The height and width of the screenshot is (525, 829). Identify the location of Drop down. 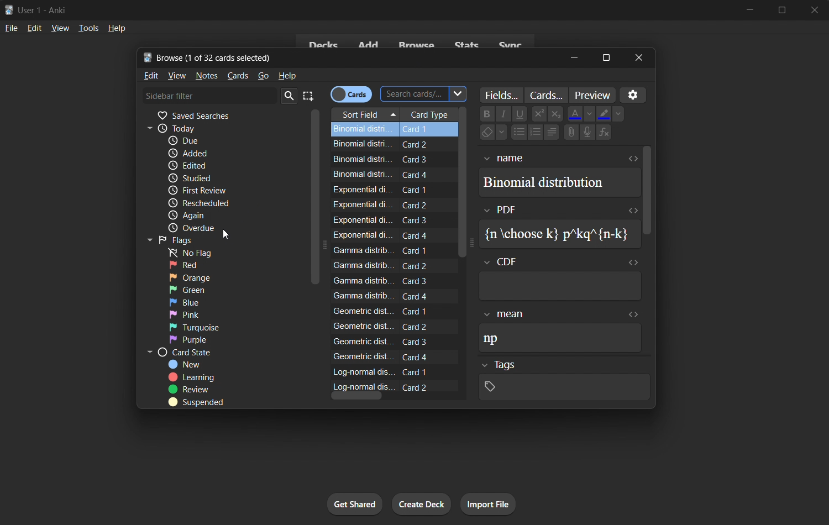
(484, 365).